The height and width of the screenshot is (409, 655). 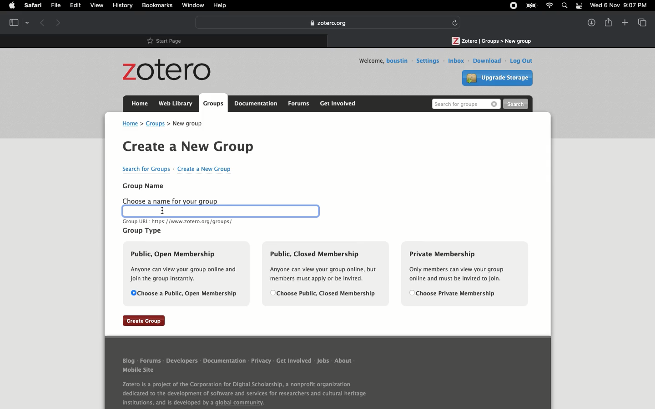 What do you see at coordinates (261, 360) in the screenshot?
I see `Privacy` at bounding box center [261, 360].